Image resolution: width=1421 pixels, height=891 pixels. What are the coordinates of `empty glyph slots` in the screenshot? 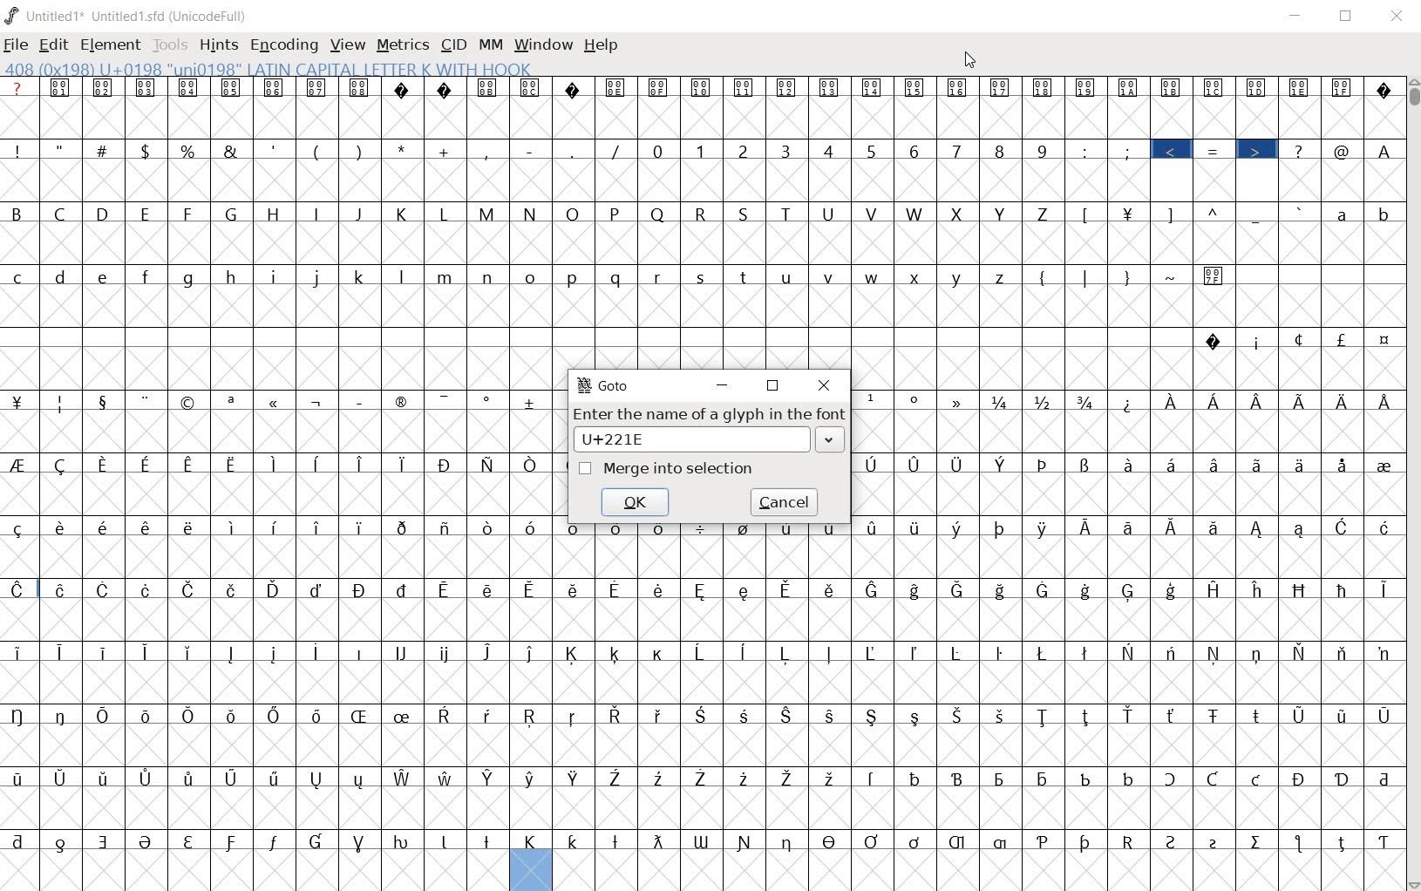 It's located at (700, 243).